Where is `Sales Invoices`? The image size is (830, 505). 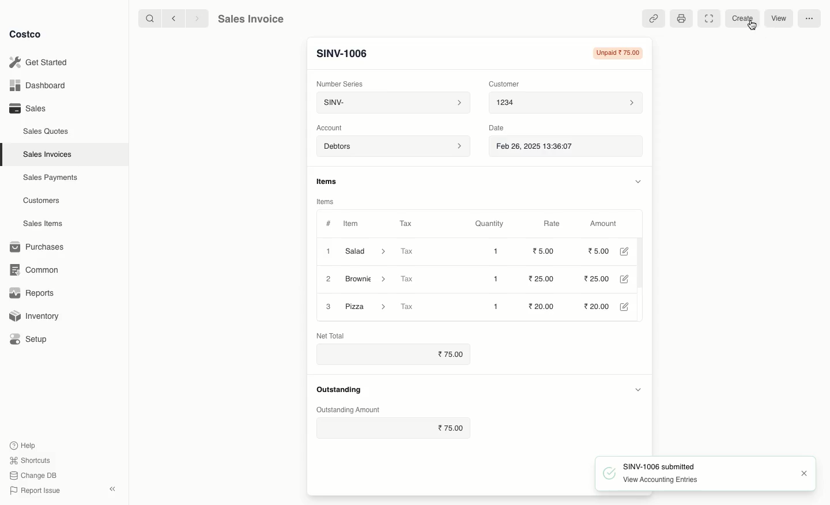
Sales Invoices is located at coordinates (48, 154).